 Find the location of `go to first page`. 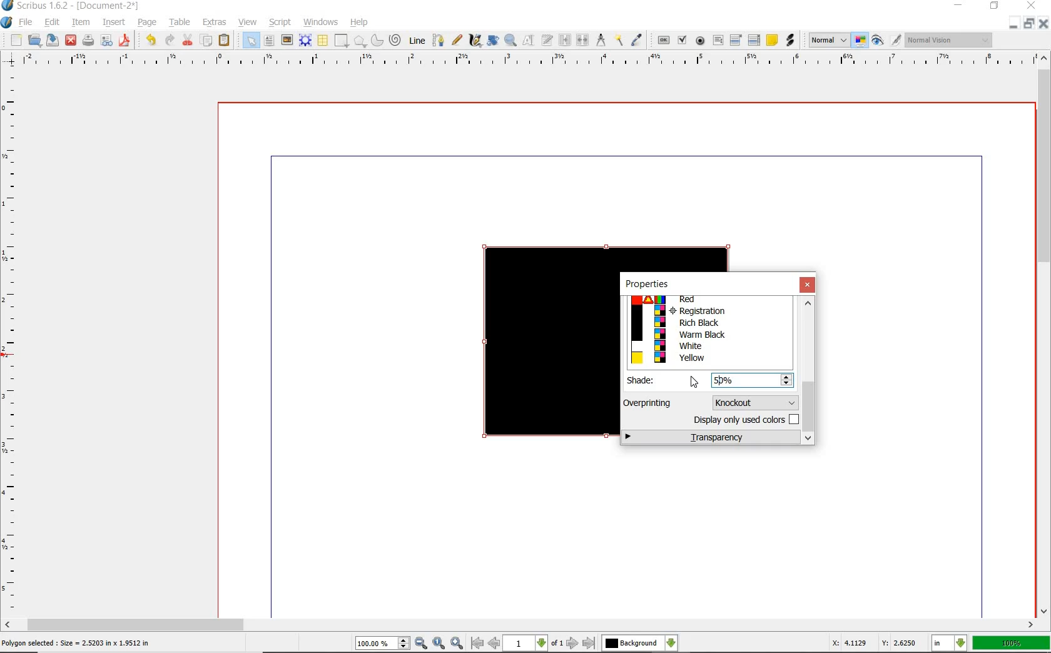

go to first page is located at coordinates (477, 644).